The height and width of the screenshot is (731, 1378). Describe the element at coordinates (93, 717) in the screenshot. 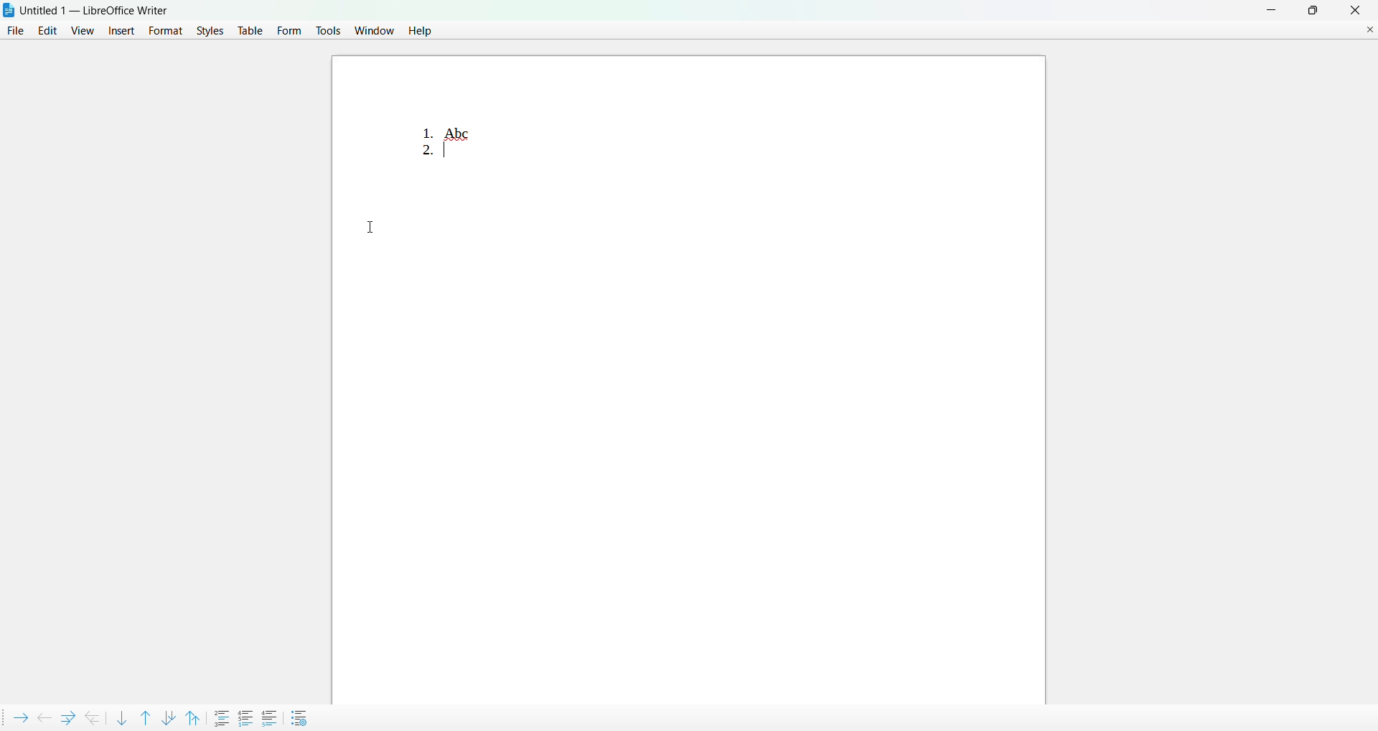

I see `promote outline level with subpoints` at that location.